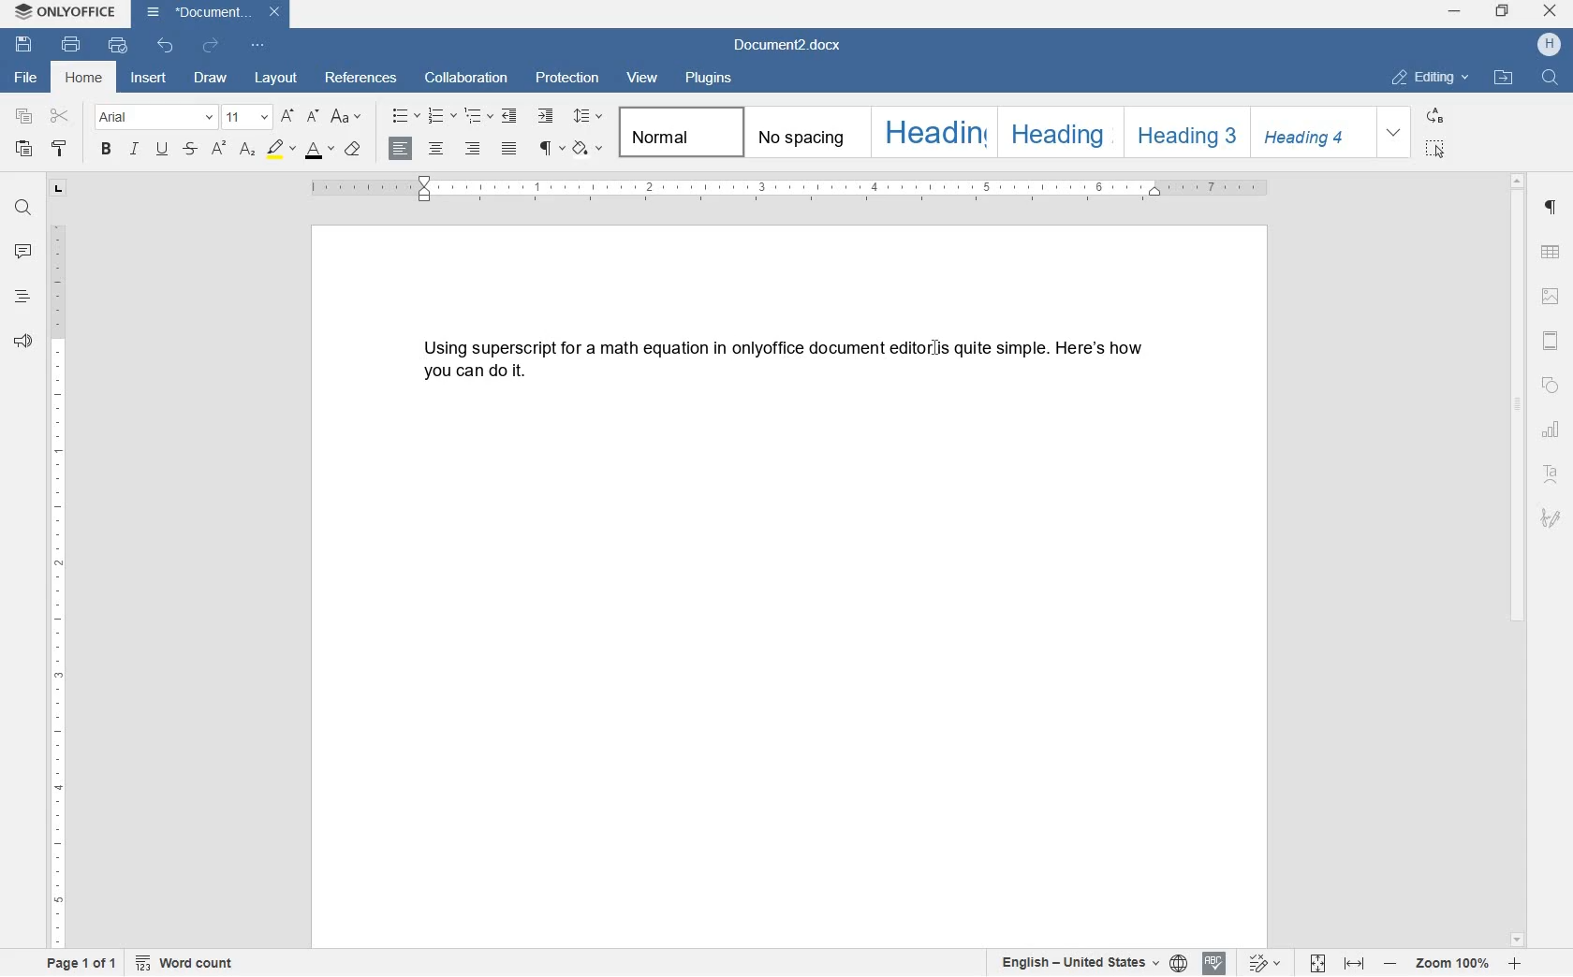 The image size is (1573, 977). I want to click on copy, so click(24, 117).